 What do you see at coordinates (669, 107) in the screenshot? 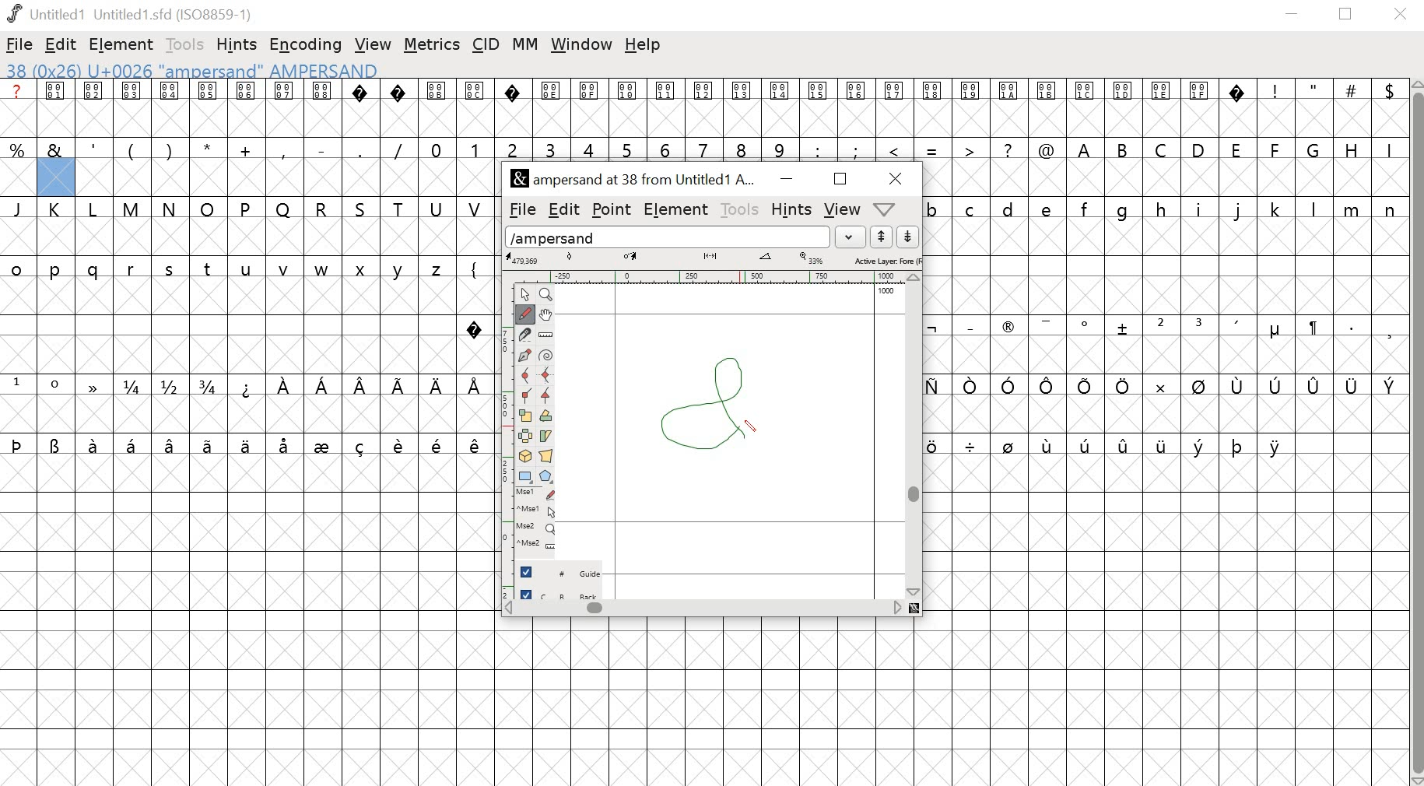
I see `0011` at bounding box center [669, 107].